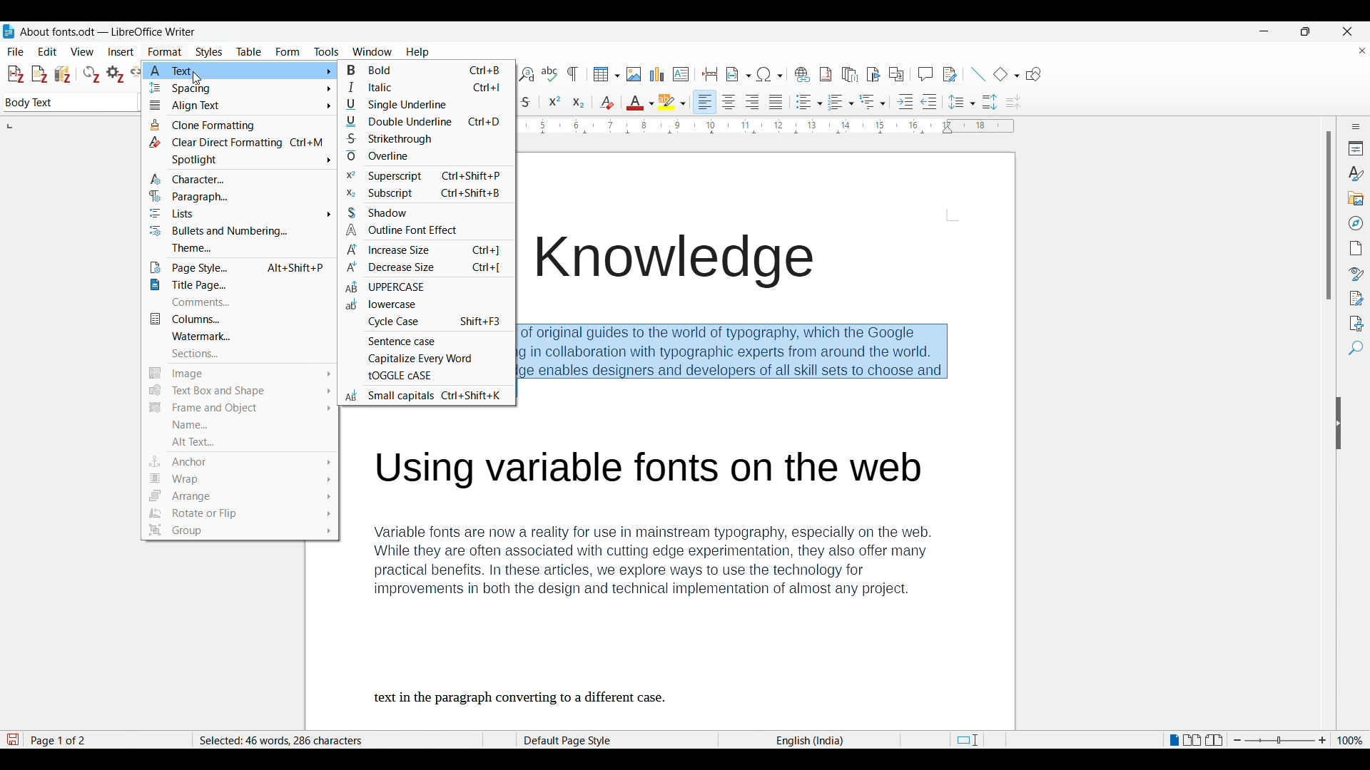 The image size is (1370, 770). What do you see at coordinates (9, 31) in the screenshot?
I see `Software logo` at bounding box center [9, 31].